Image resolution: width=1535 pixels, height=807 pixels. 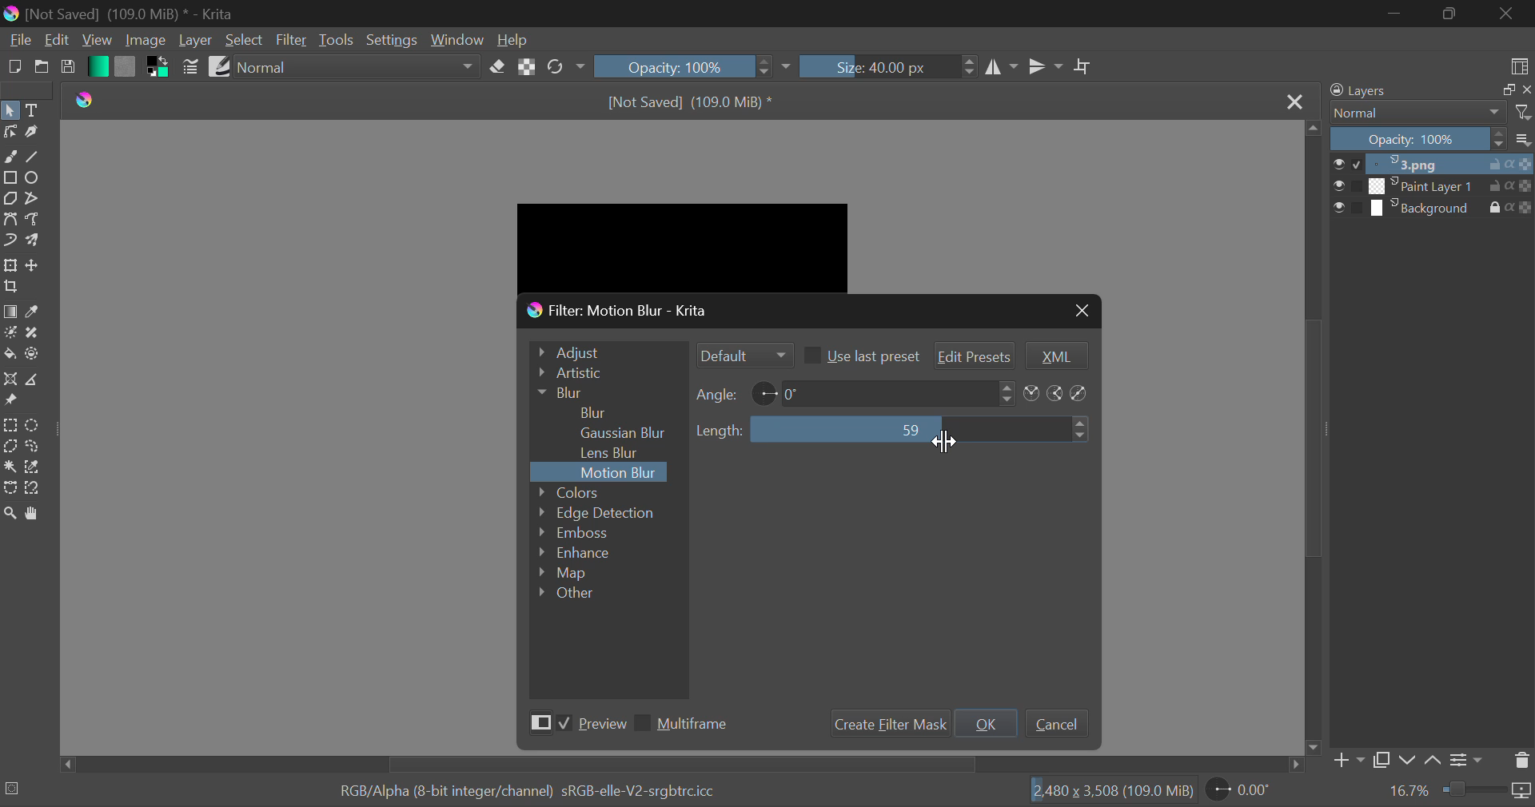 What do you see at coordinates (1080, 310) in the screenshot?
I see `Close` at bounding box center [1080, 310].